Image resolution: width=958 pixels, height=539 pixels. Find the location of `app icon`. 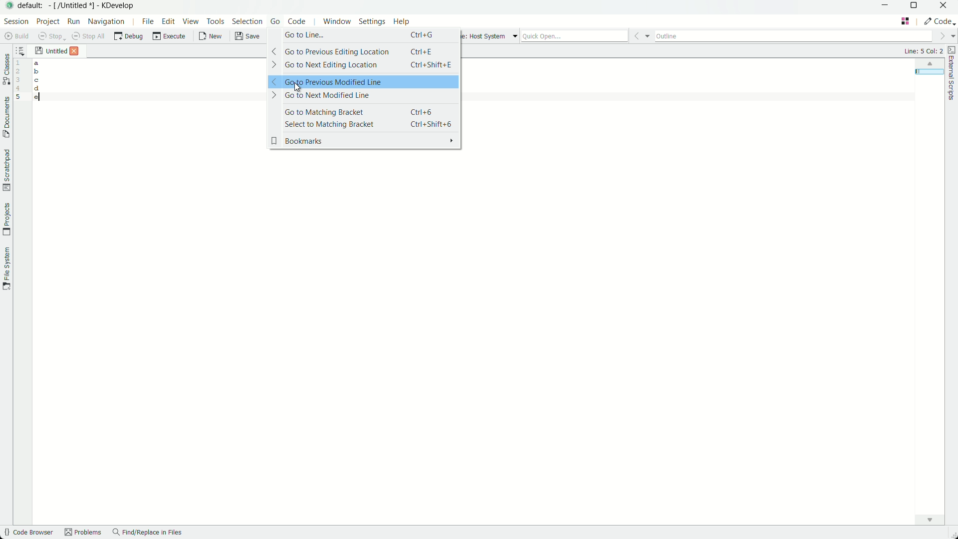

app icon is located at coordinates (10, 7).